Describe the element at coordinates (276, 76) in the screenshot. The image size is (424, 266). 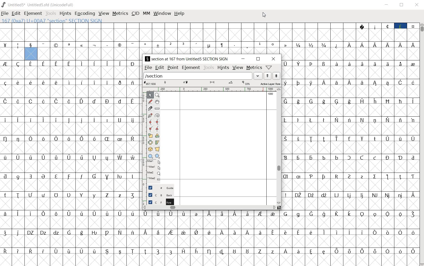
I see `show the previous word on the list` at that location.